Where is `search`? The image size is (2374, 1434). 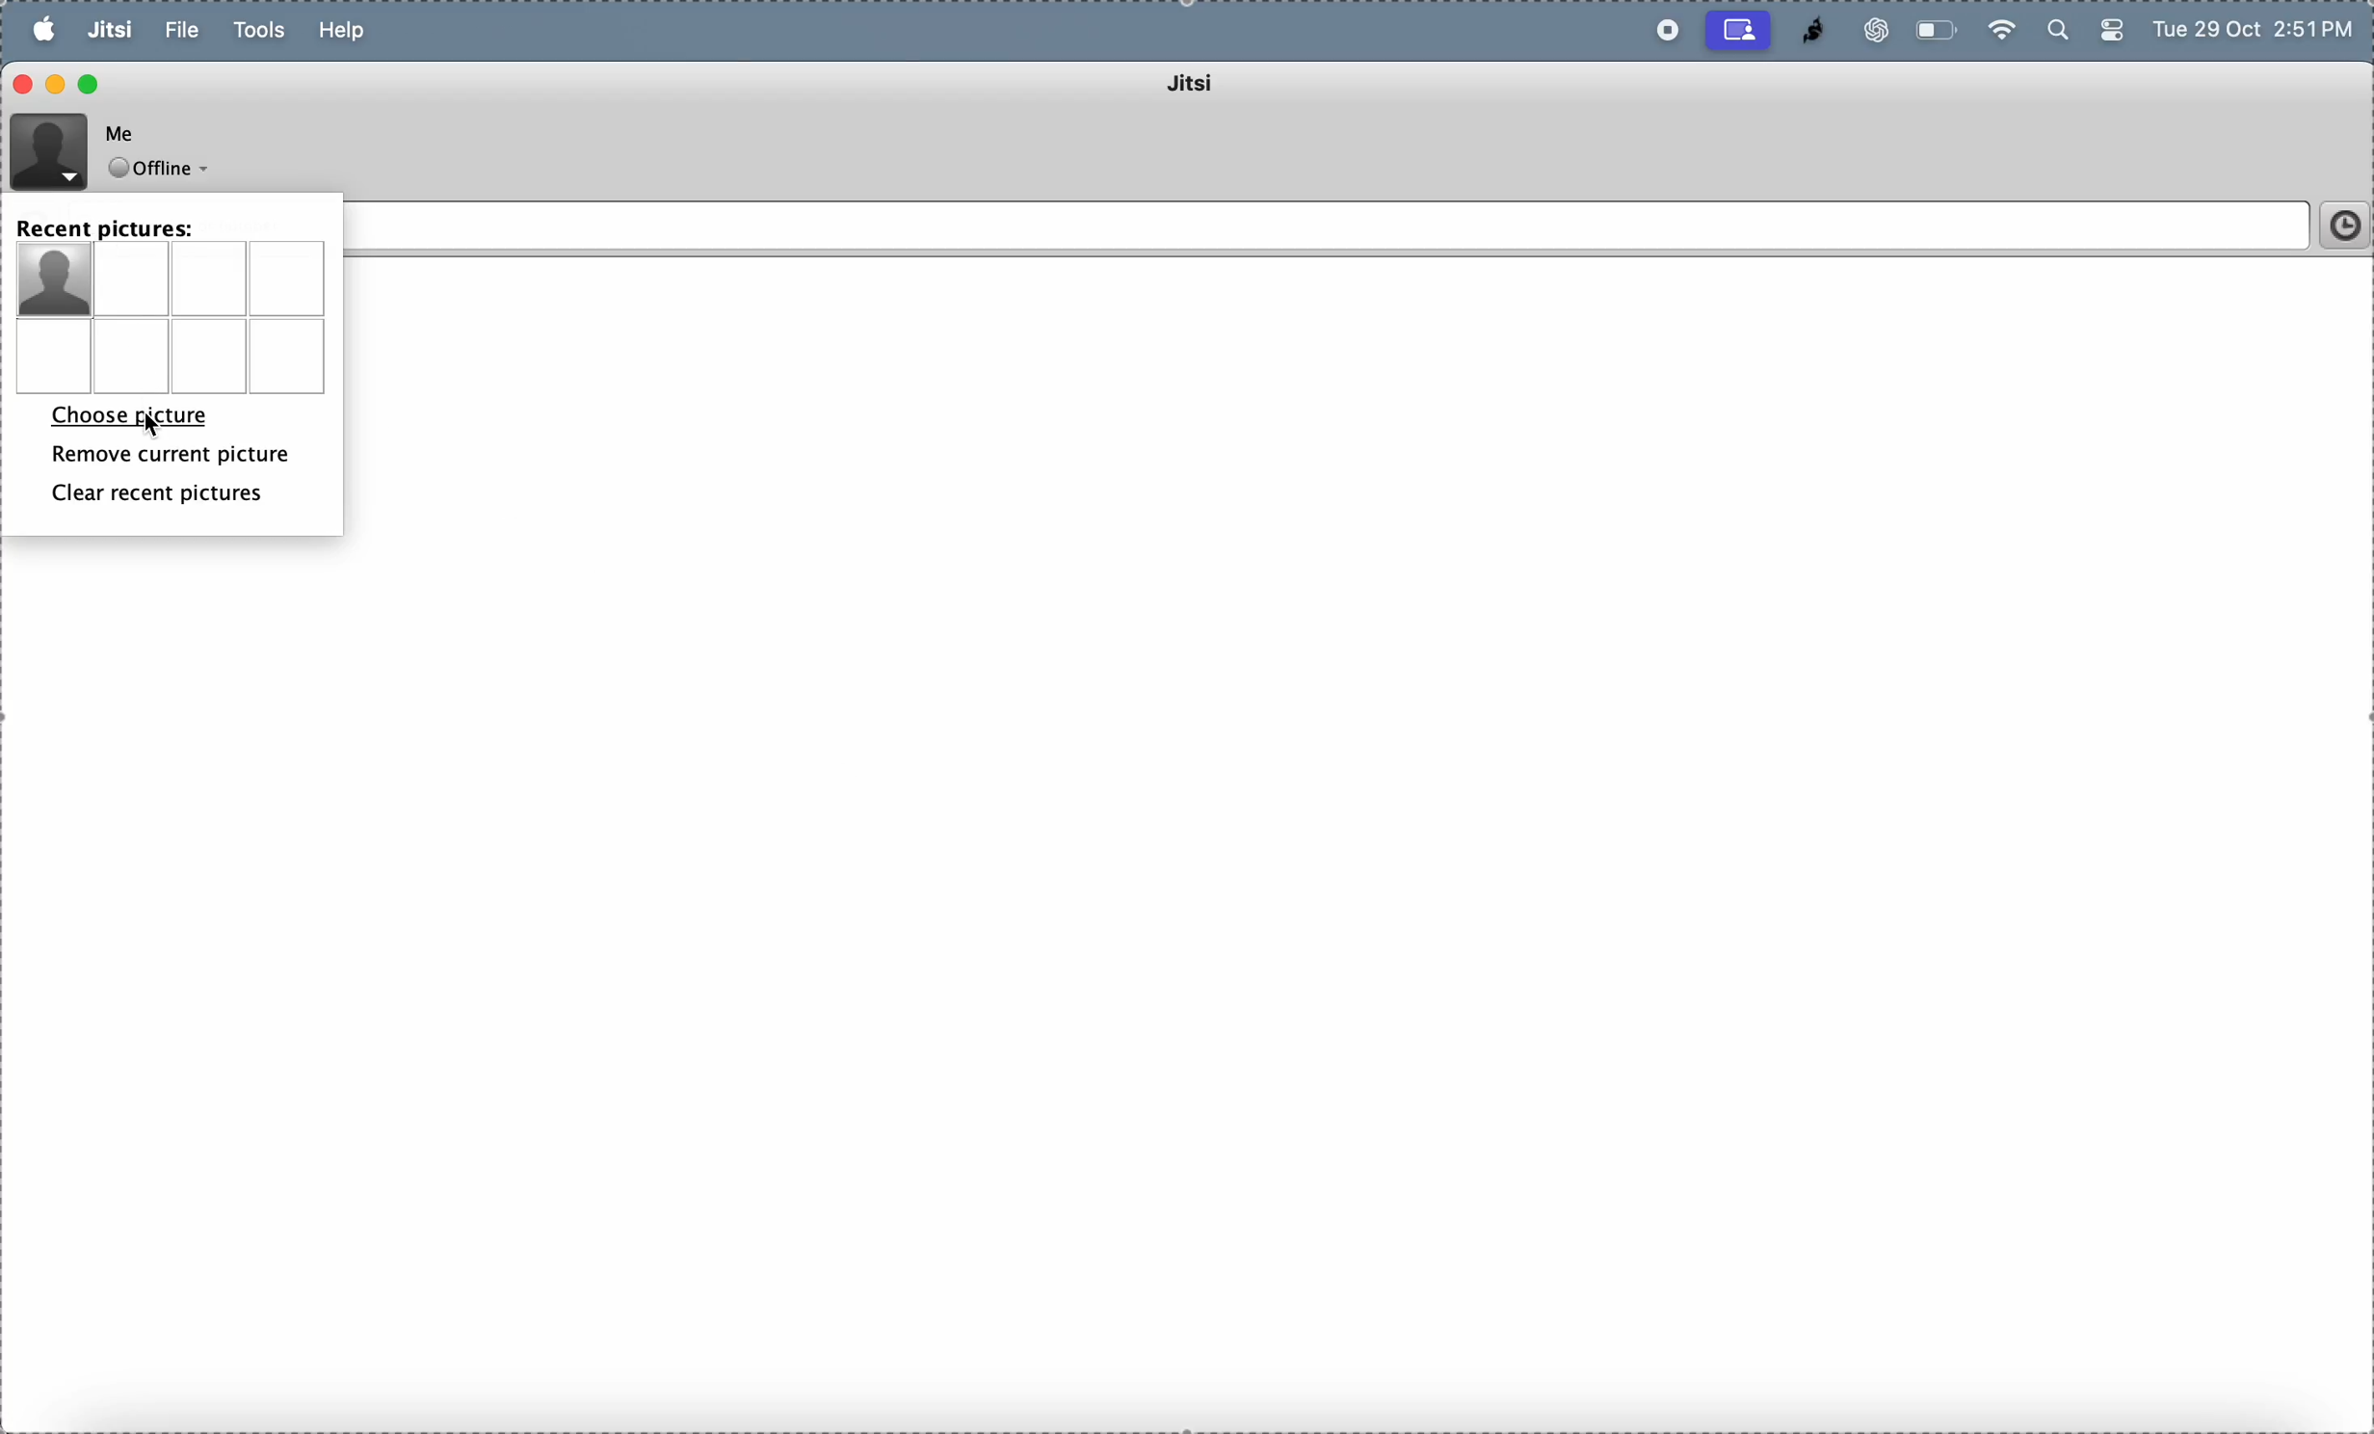
search is located at coordinates (2055, 32).